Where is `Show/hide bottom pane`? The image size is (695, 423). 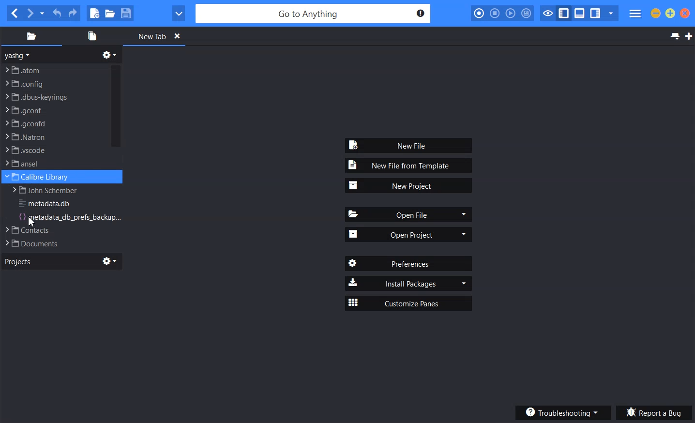
Show/hide bottom pane is located at coordinates (580, 14).